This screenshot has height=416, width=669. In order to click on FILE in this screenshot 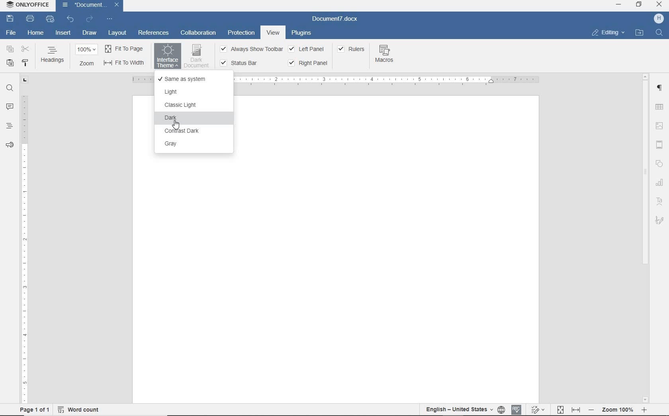, I will do `click(10, 34)`.